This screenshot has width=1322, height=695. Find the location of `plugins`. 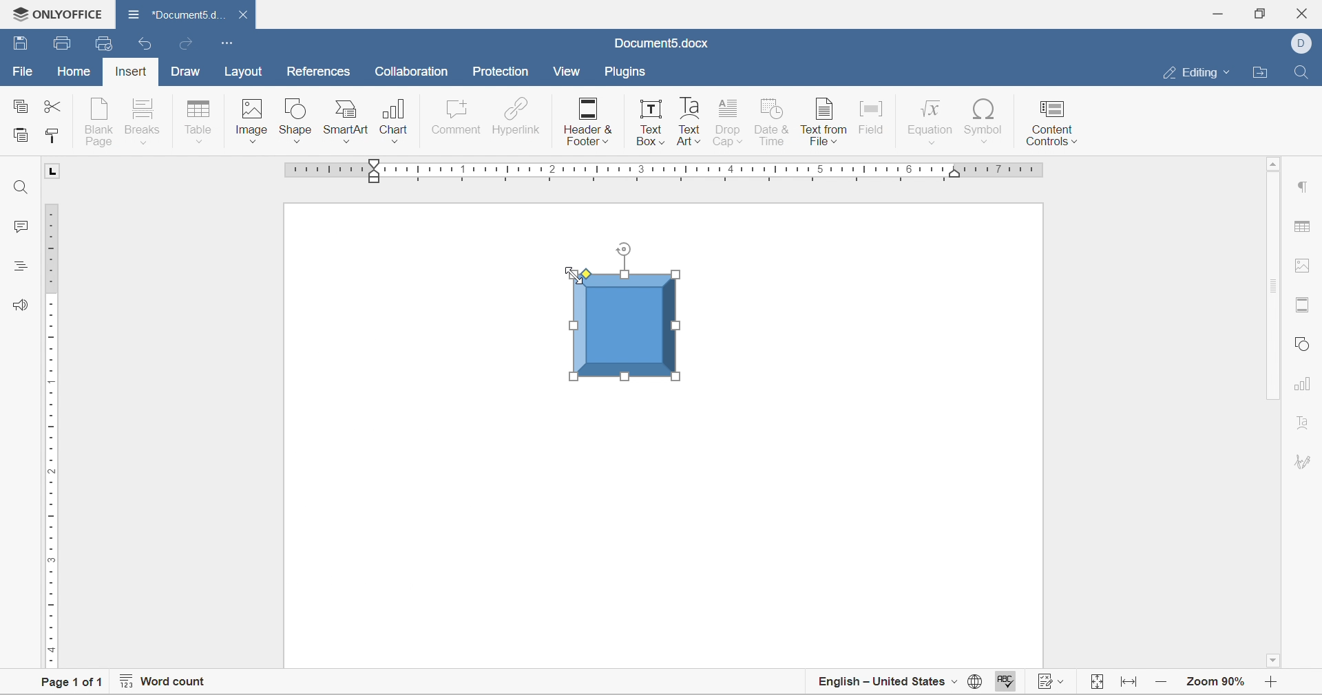

plugins is located at coordinates (627, 74).